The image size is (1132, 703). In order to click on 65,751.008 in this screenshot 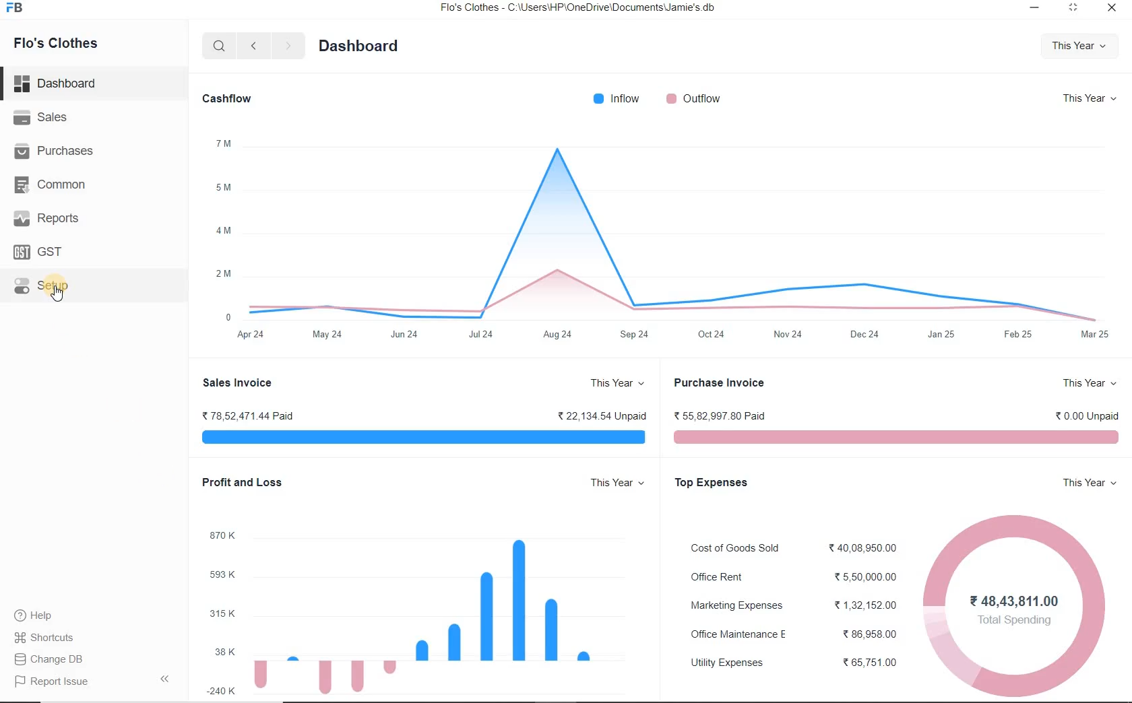, I will do `click(868, 663)`.